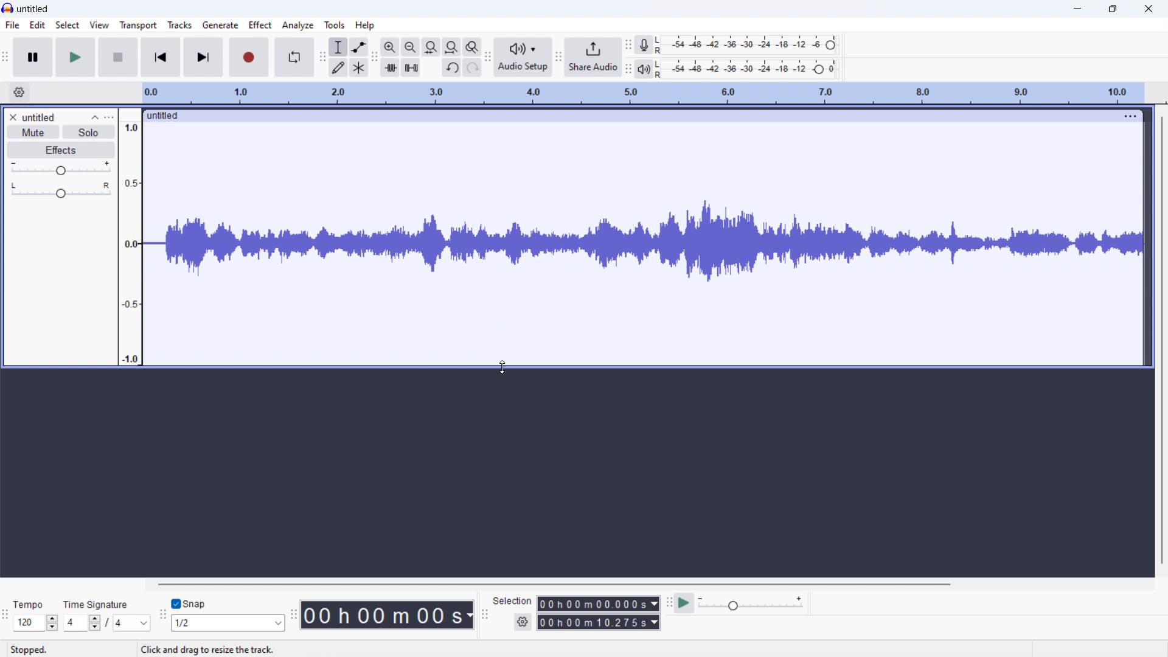 Image resolution: width=1168 pixels, height=657 pixels. I want to click on enable loop, so click(294, 57).